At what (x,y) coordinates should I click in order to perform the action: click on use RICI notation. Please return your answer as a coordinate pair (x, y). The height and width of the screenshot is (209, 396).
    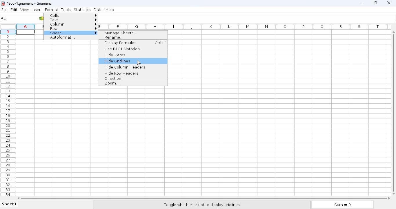
    Looking at the image, I should click on (122, 49).